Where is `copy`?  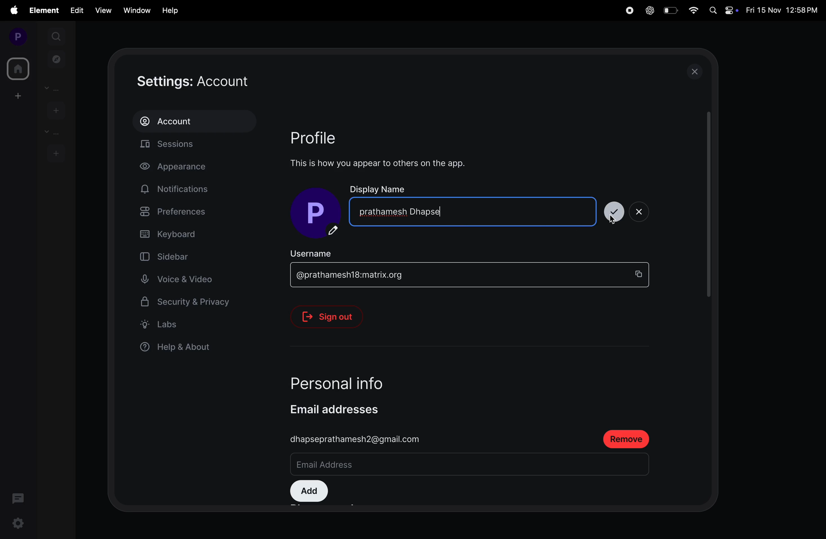 copy is located at coordinates (641, 274).